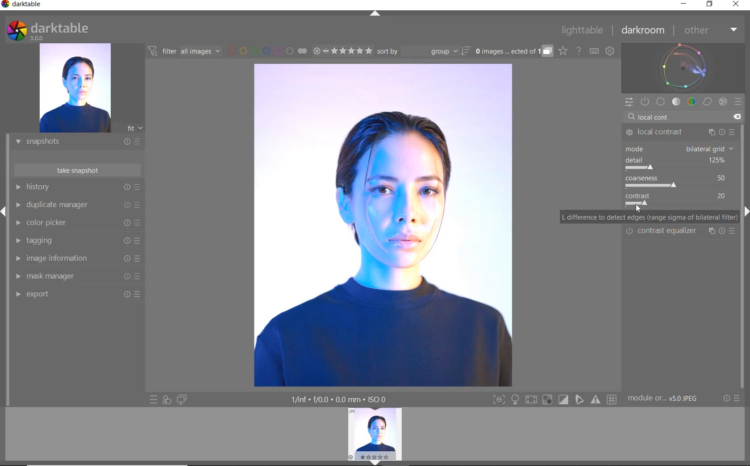  Describe the element at coordinates (650, 216) in the screenshot. I see `L difference to detect edges (range sigma of bilateral filter)` at that location.